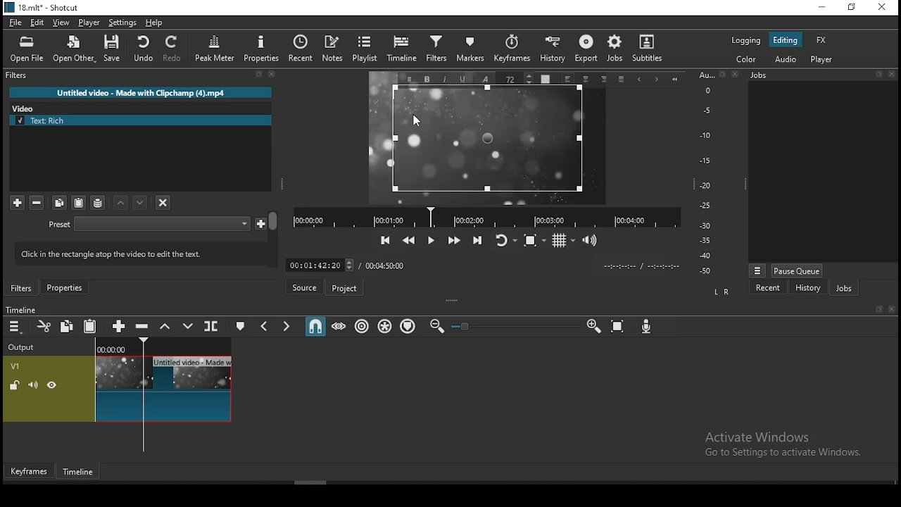  What do you see at coordinates (22, 288) in the screenshot?
I see `filters` at bounding box center [22, 288].